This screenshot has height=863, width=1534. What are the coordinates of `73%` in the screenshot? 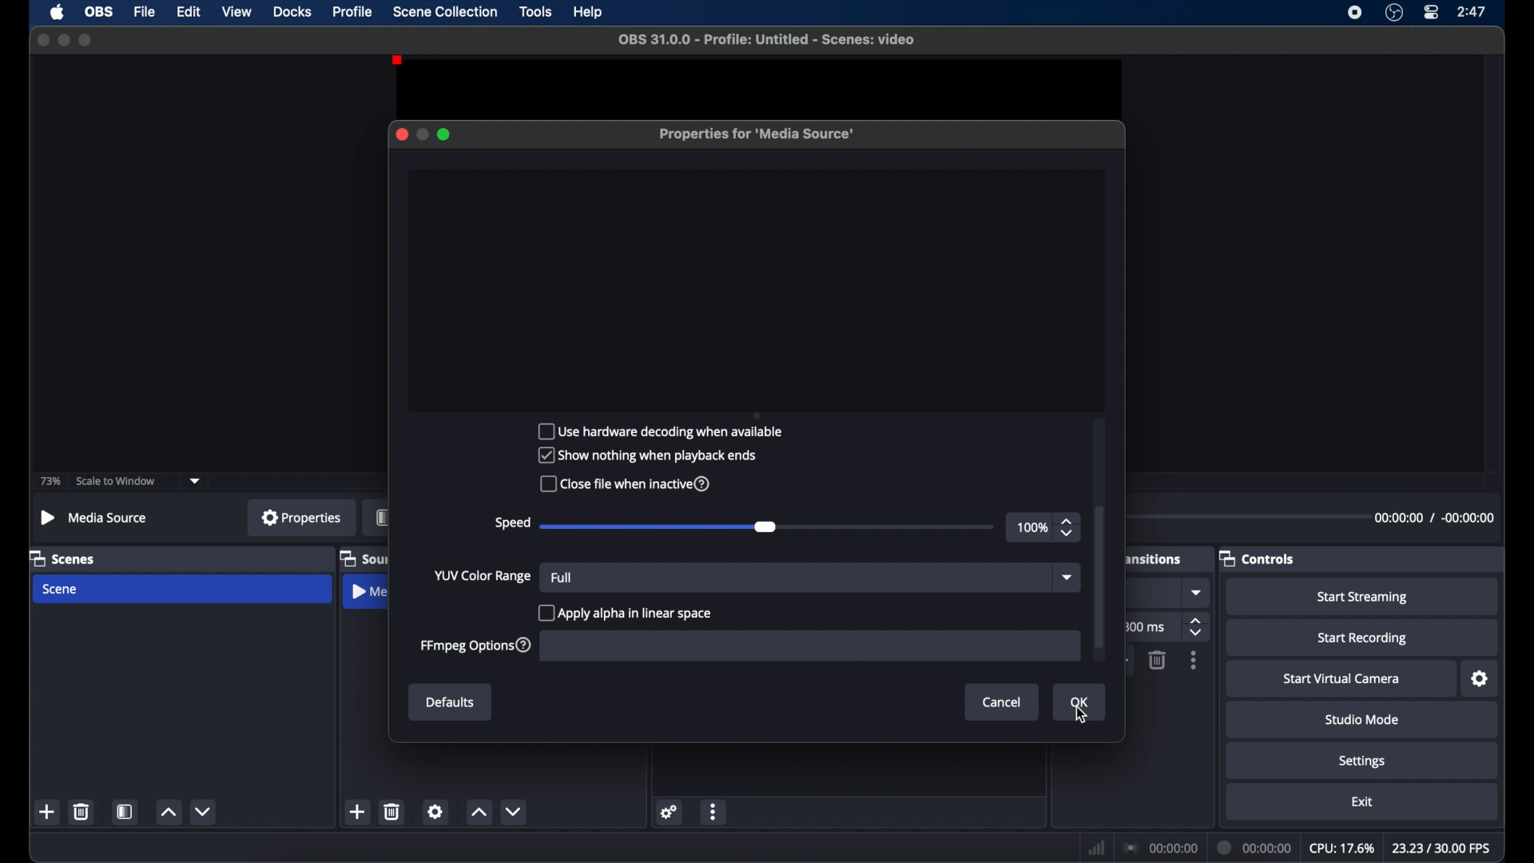 It's located at (51, 482).